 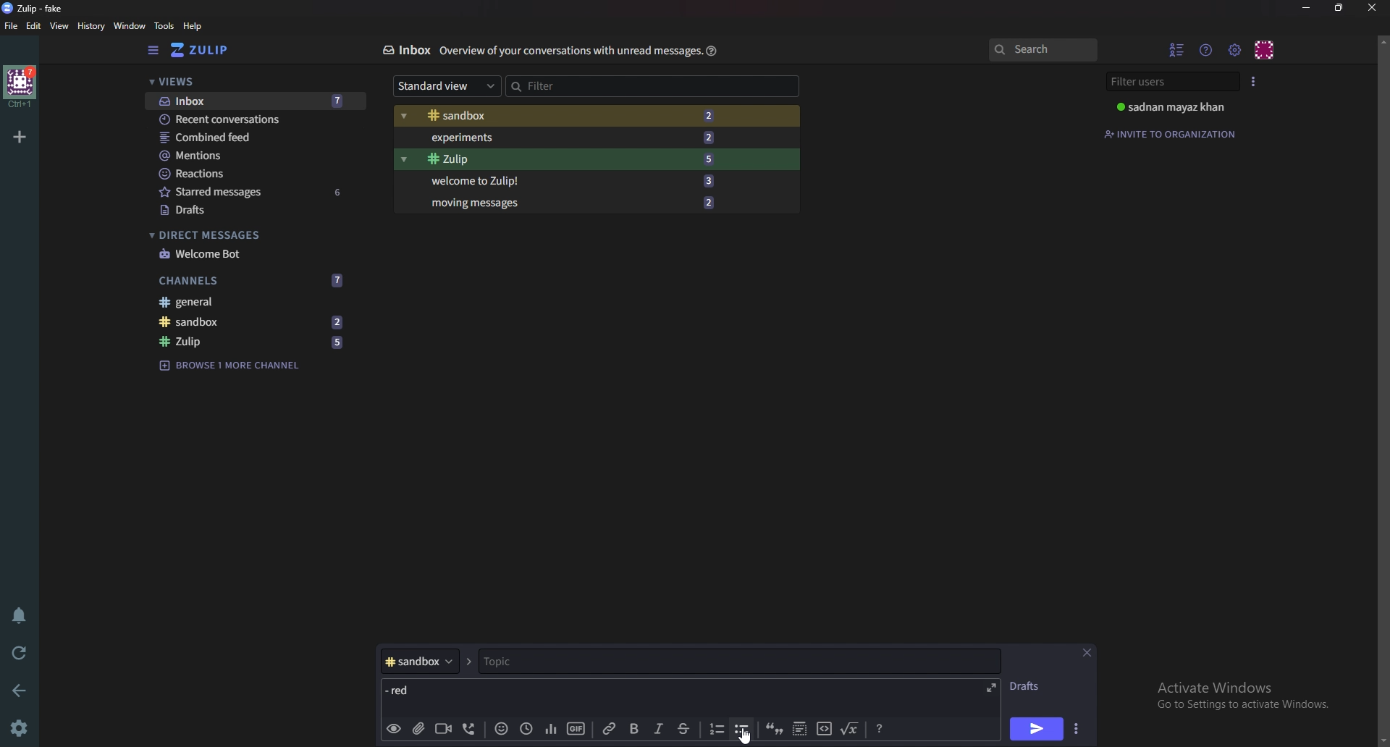 I want to click on Sandbox, so click(x=565, y=117).